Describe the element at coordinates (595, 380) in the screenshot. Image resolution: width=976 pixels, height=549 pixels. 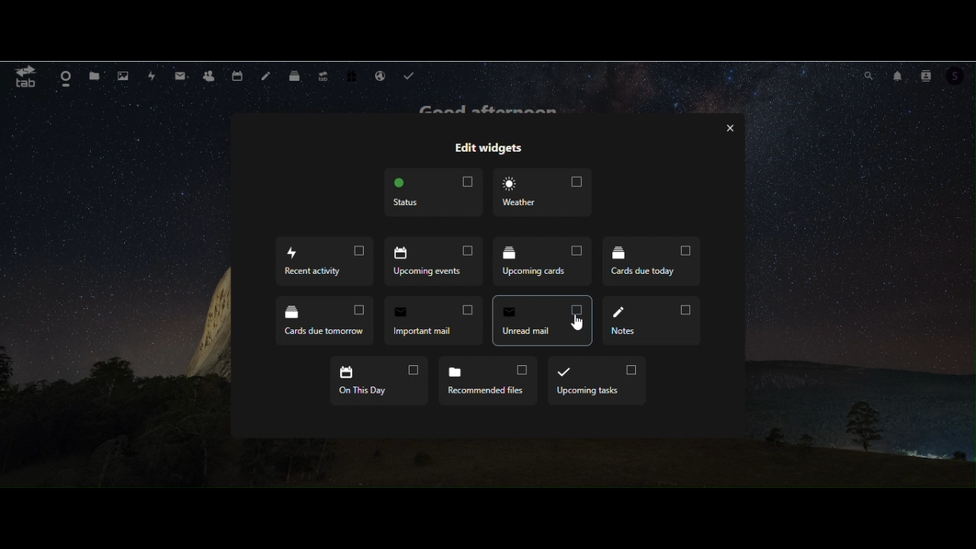
I see `Upcoming tasks` at that location.